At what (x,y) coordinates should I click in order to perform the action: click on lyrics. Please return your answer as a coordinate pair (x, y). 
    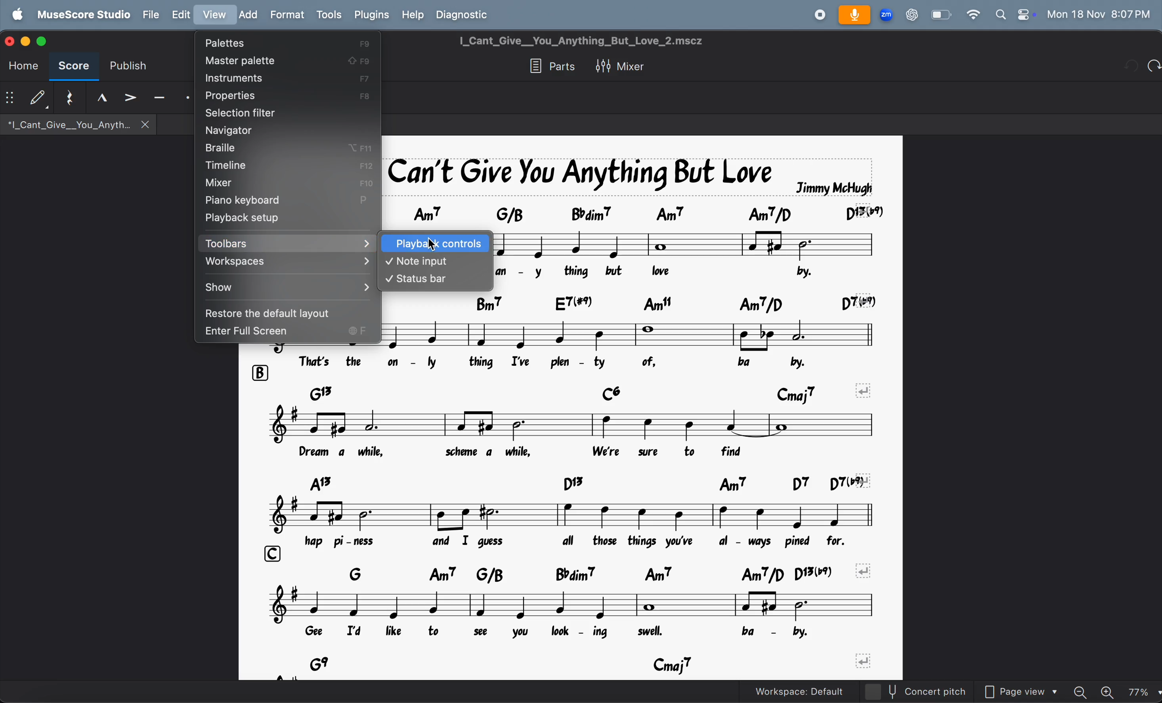
    Looking at the image, I should click on (578, 363).